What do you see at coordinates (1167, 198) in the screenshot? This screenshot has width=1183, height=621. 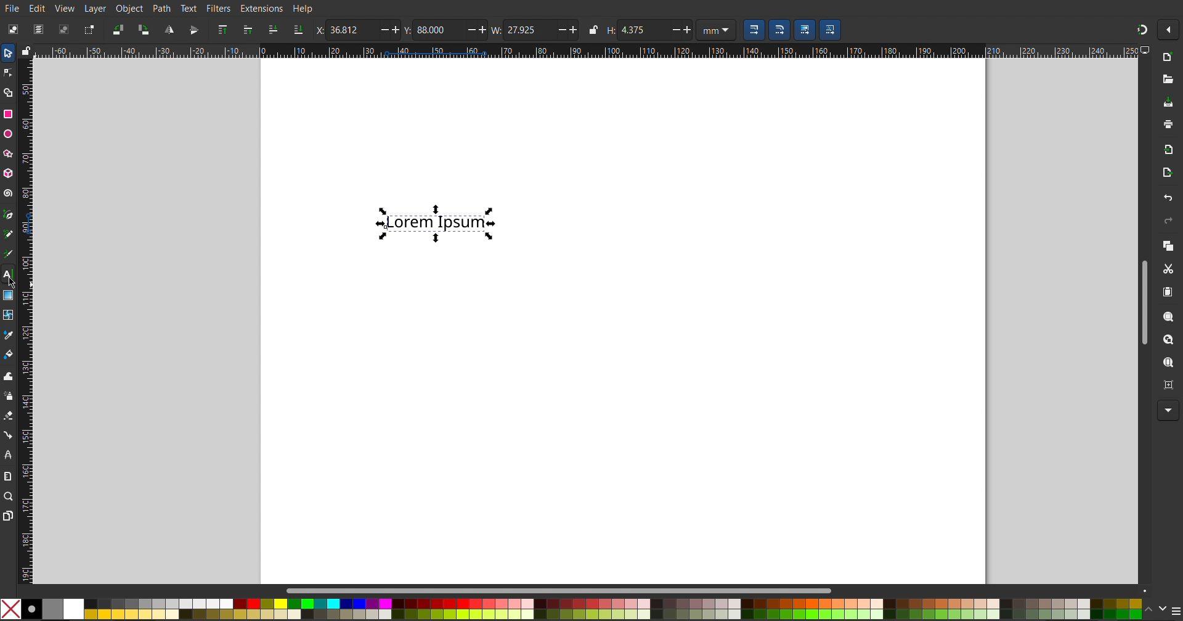 I see `Undo` at bounding box center [1167, 198].